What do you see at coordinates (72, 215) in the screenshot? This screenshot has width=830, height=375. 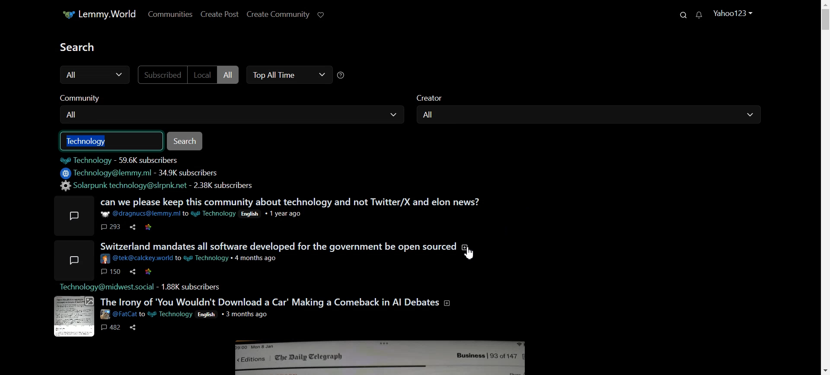 I see `Expand here` at bounding box center [72, 215].